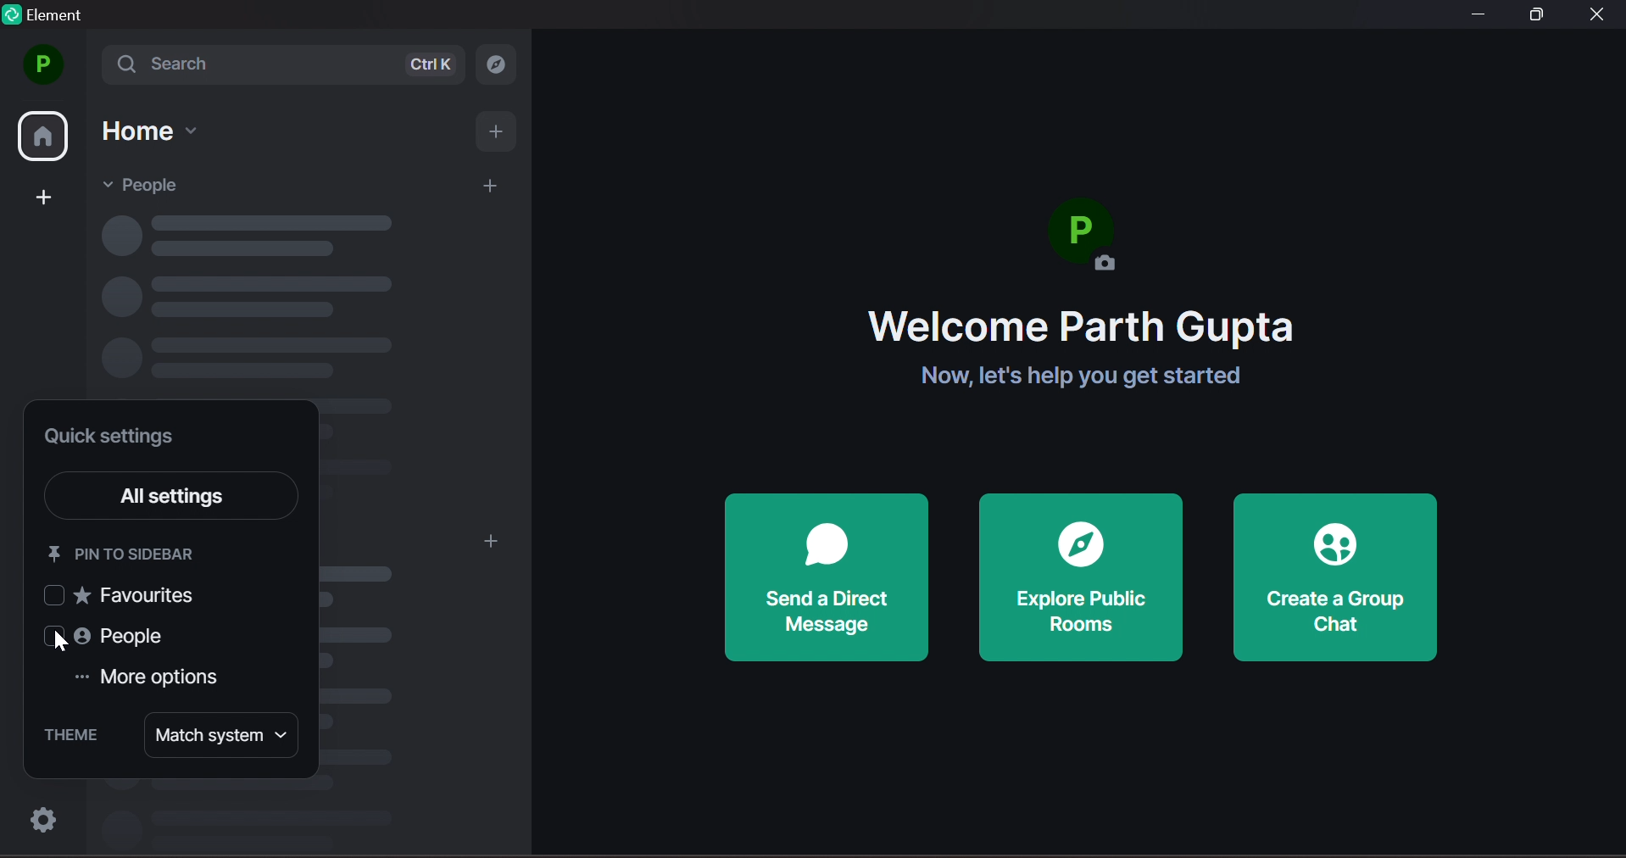 Image resolution: width=1626 pixels, height=858 pixels. Describe the element at coordinates (489, 543) in the screenshot. I see `add` at that location.